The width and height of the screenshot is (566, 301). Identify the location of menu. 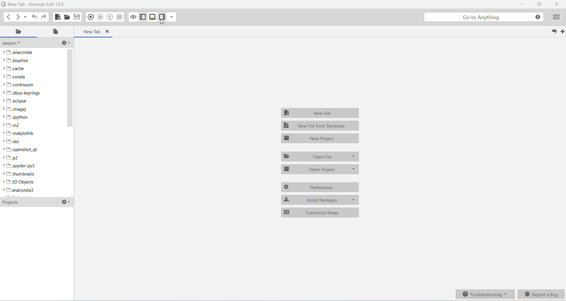
(556, 18).